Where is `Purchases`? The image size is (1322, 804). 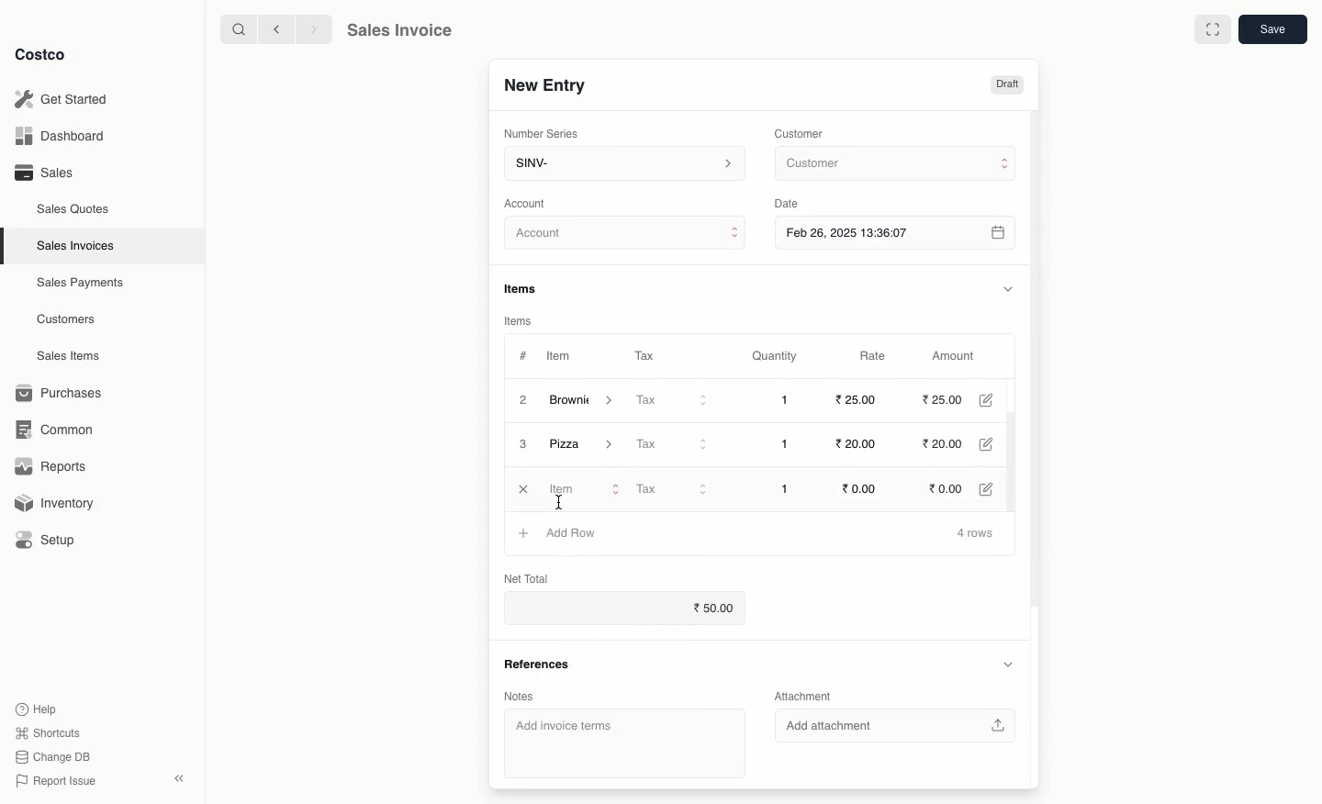 Purchases is located at coordinates (63, 393).